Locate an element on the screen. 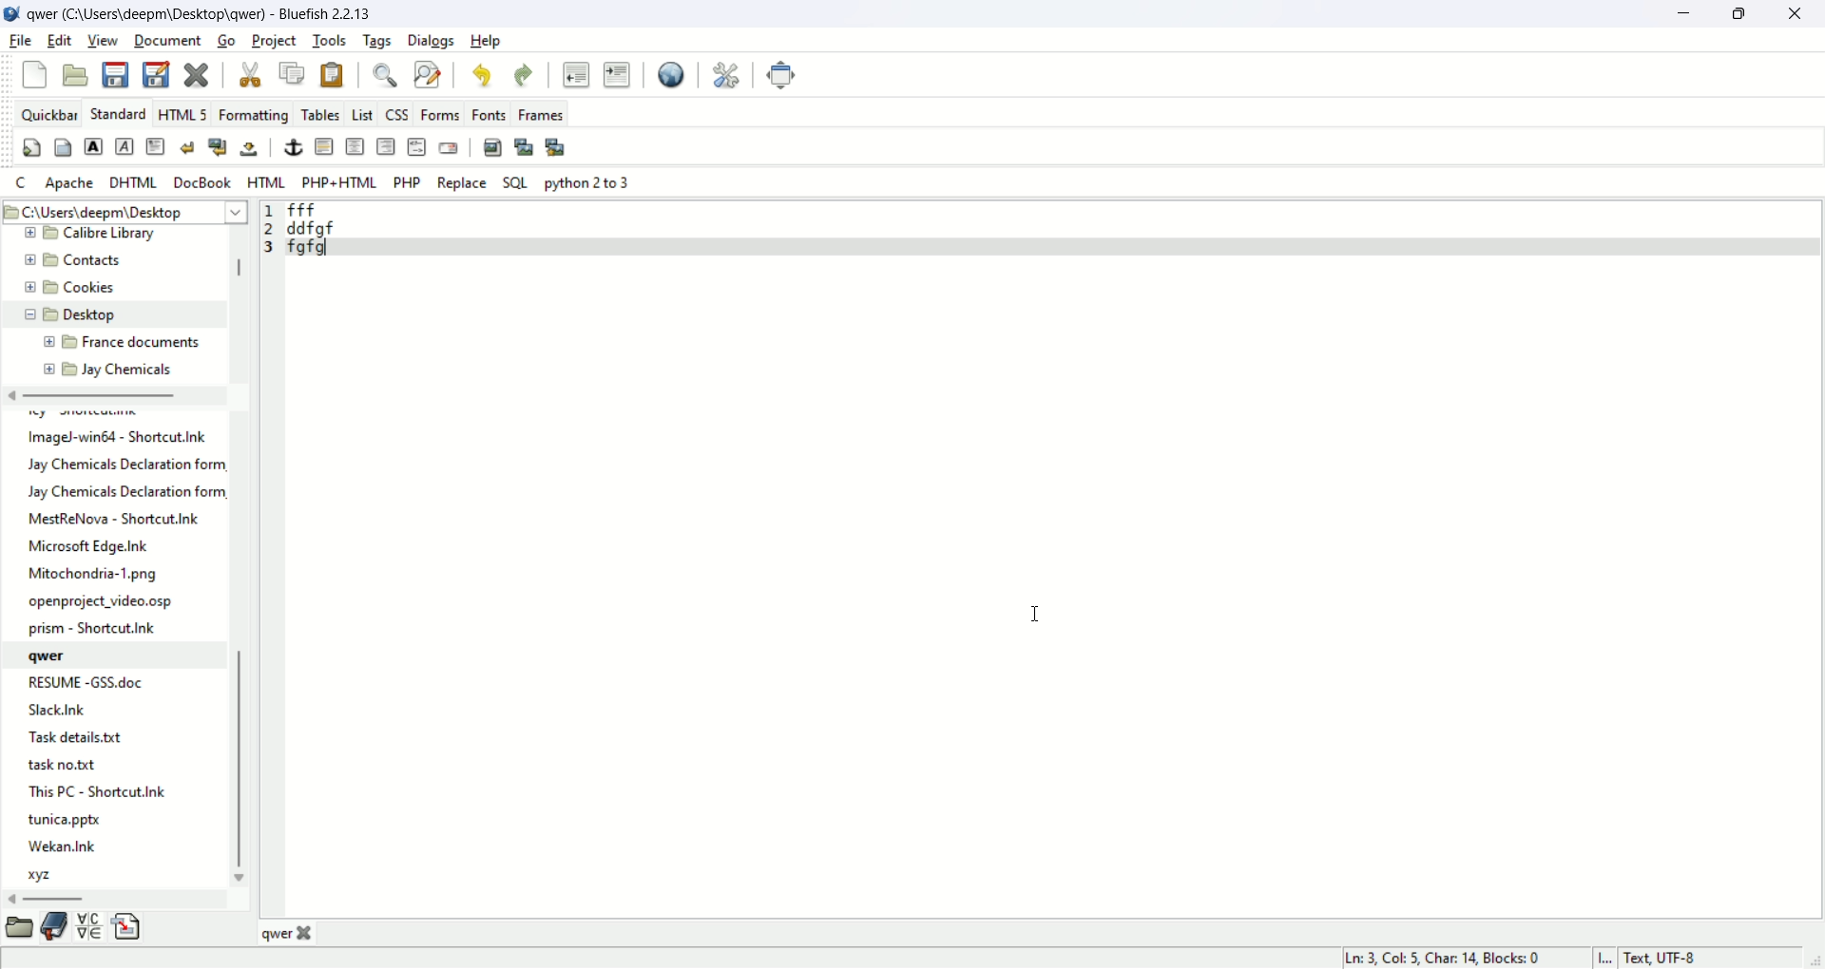 This screenshot has width=1825, height=969. HTML comment is located at coordinates (414, 147).